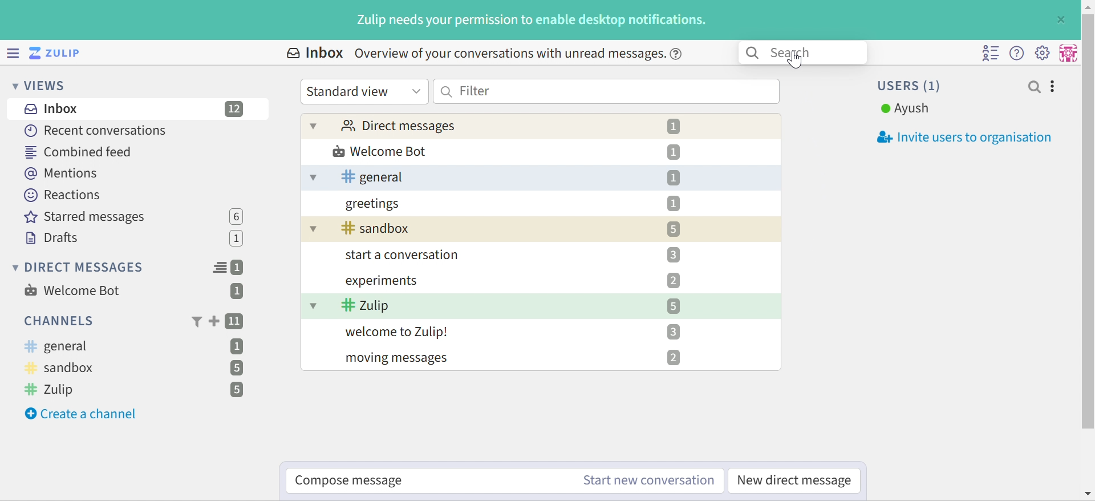  I want to click on Search, so click(803, 53).